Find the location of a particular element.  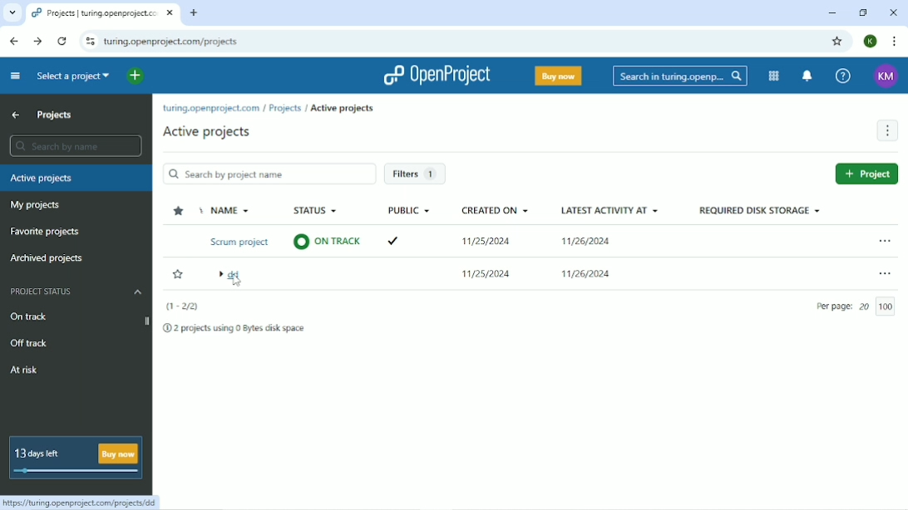

OpenProject is located at coordinates (437, 75).